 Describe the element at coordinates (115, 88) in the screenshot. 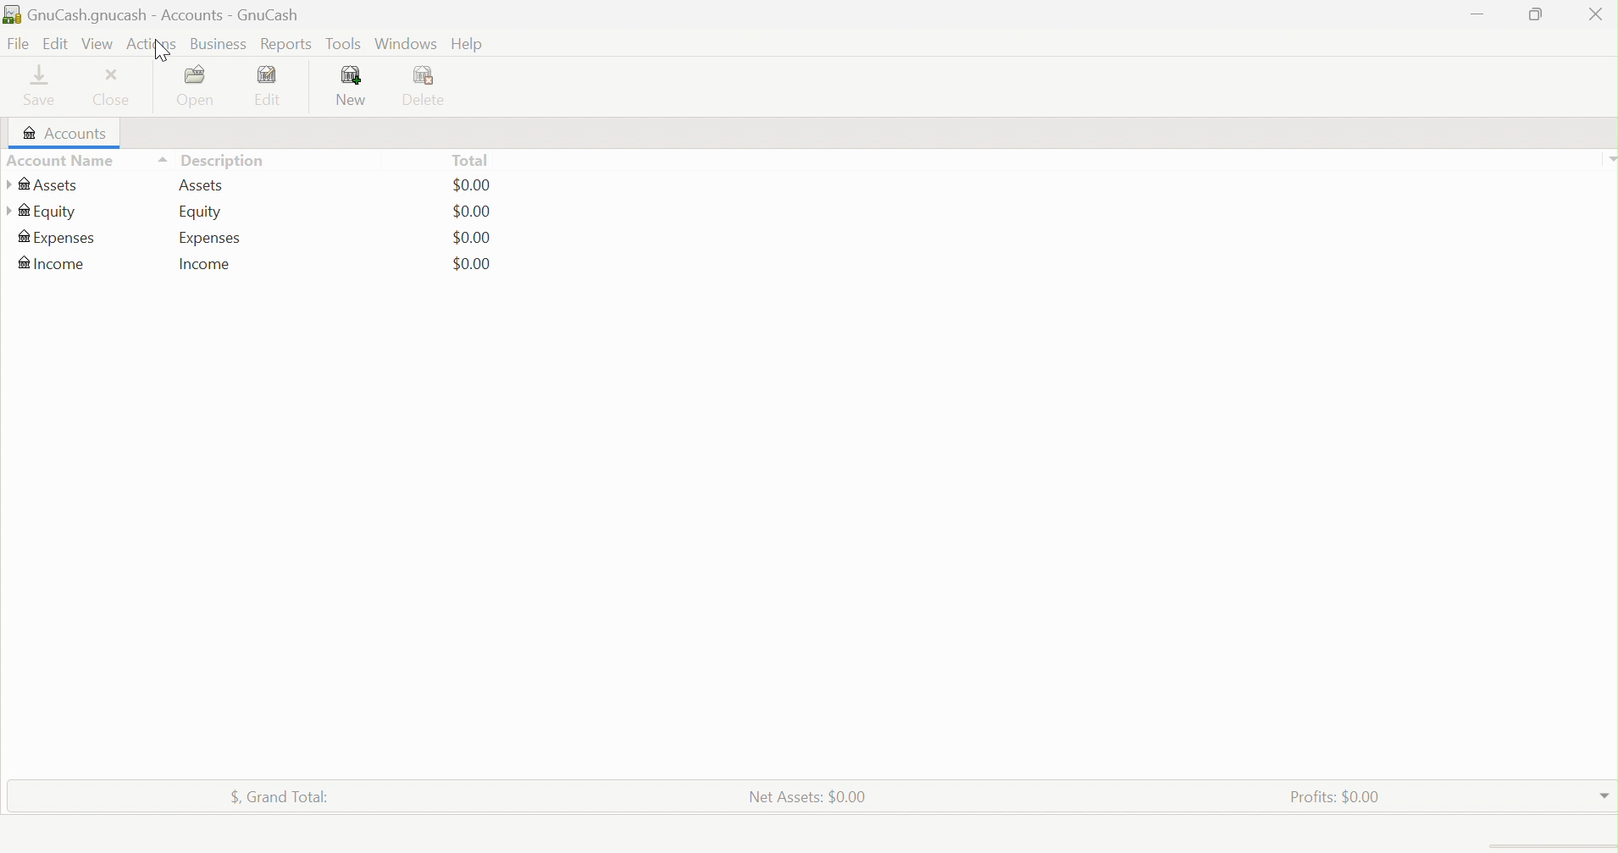

I see `Close` at that location.